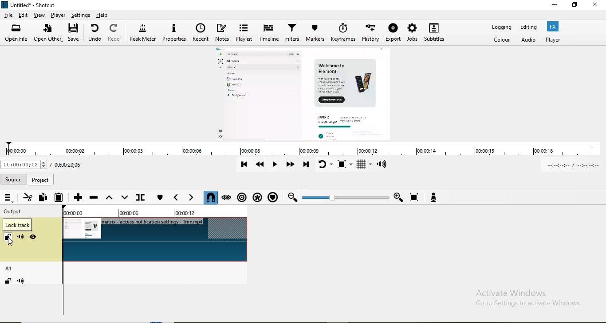 The height and width of the screenshot is (323, 606). I want to click on lock track, so click(17, 225).